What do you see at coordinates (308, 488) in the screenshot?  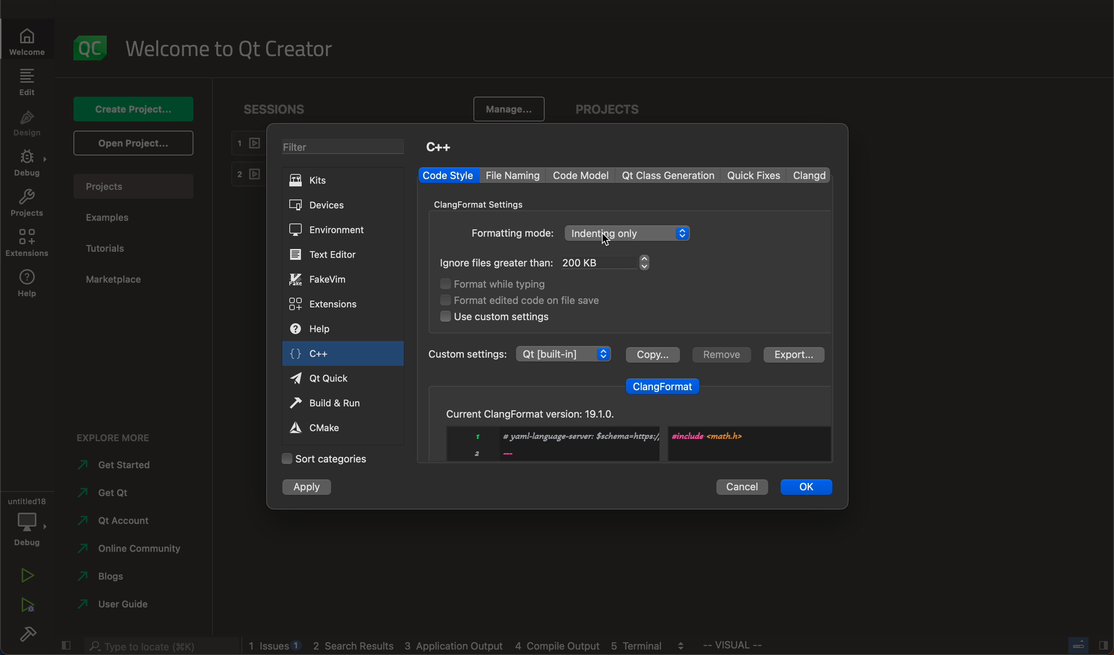 I see `apply` at bounding box center [308, 488].